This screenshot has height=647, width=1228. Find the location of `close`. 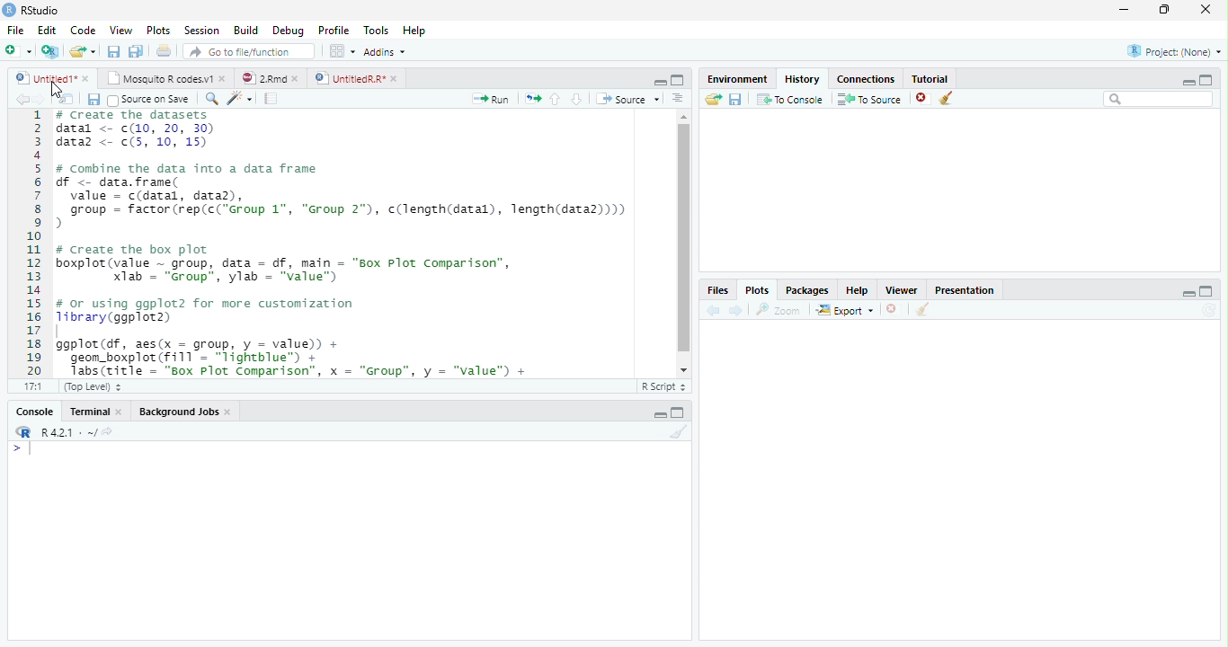

close is located at coordinates (228, 412).